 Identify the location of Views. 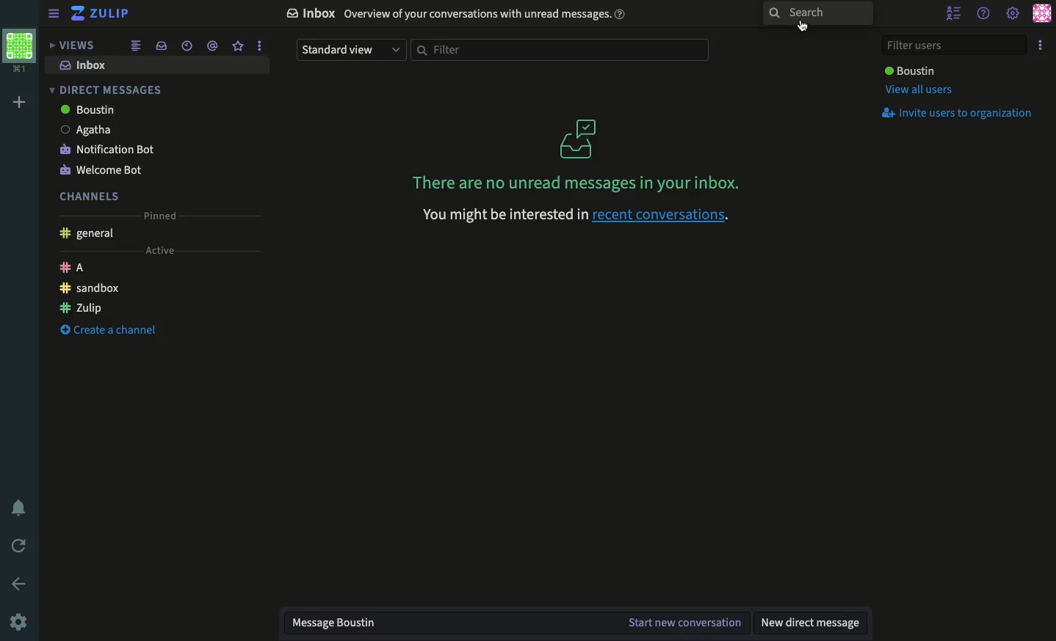
(70, 45).